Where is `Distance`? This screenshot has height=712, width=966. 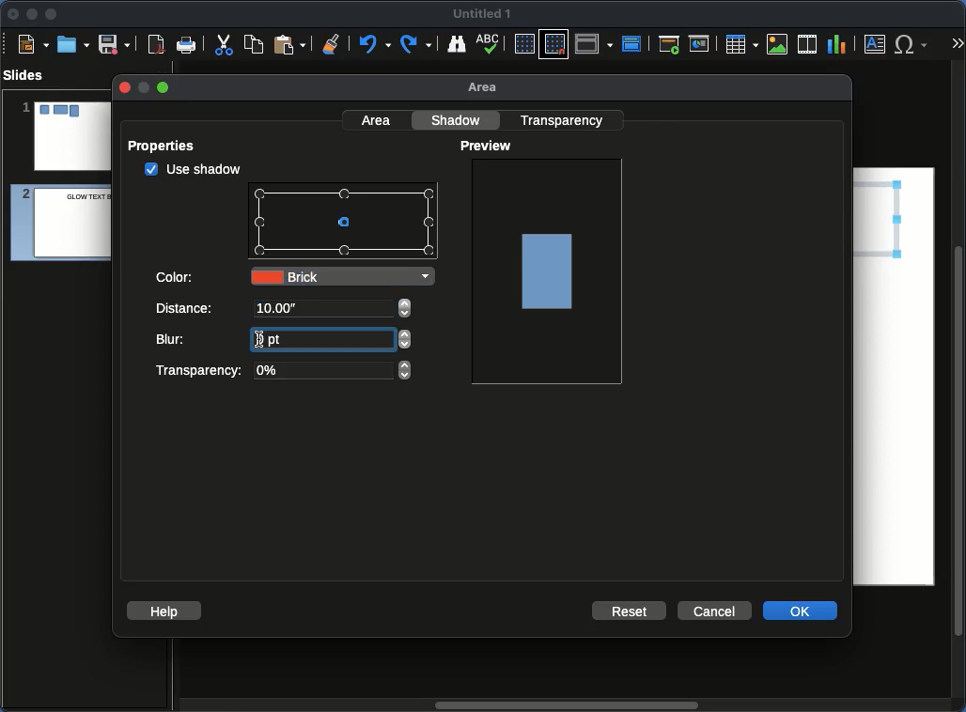
Distance is located at coordinates (186, 310).